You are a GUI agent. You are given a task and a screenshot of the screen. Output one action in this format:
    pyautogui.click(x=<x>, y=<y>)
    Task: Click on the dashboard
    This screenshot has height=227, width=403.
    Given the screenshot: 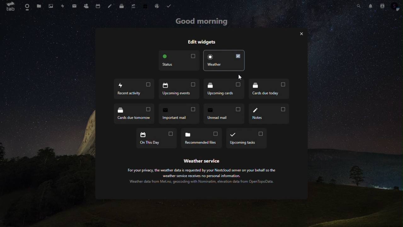 What is the action you would take?
    pyautogui.click(x=27, y=7)
    